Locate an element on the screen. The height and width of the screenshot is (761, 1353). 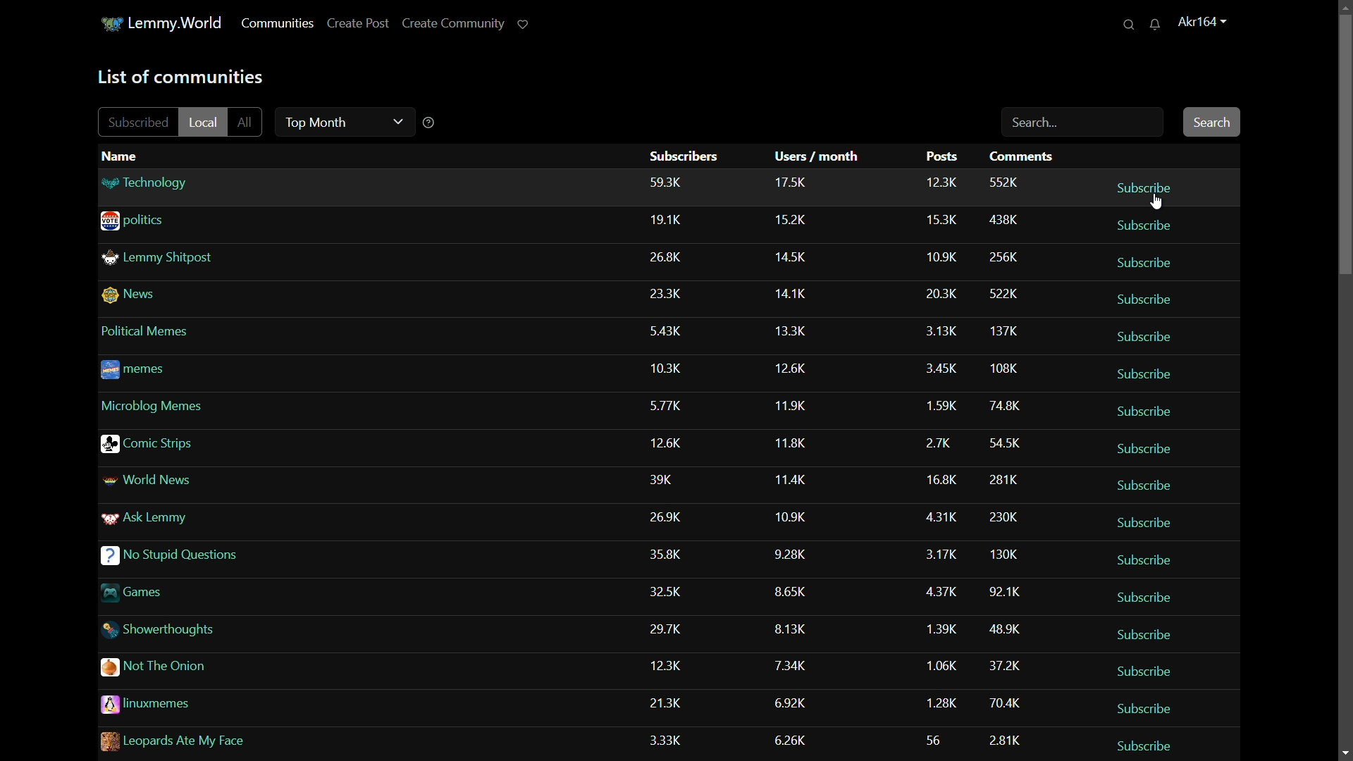
subscribers is located at coordinates (669, 517).